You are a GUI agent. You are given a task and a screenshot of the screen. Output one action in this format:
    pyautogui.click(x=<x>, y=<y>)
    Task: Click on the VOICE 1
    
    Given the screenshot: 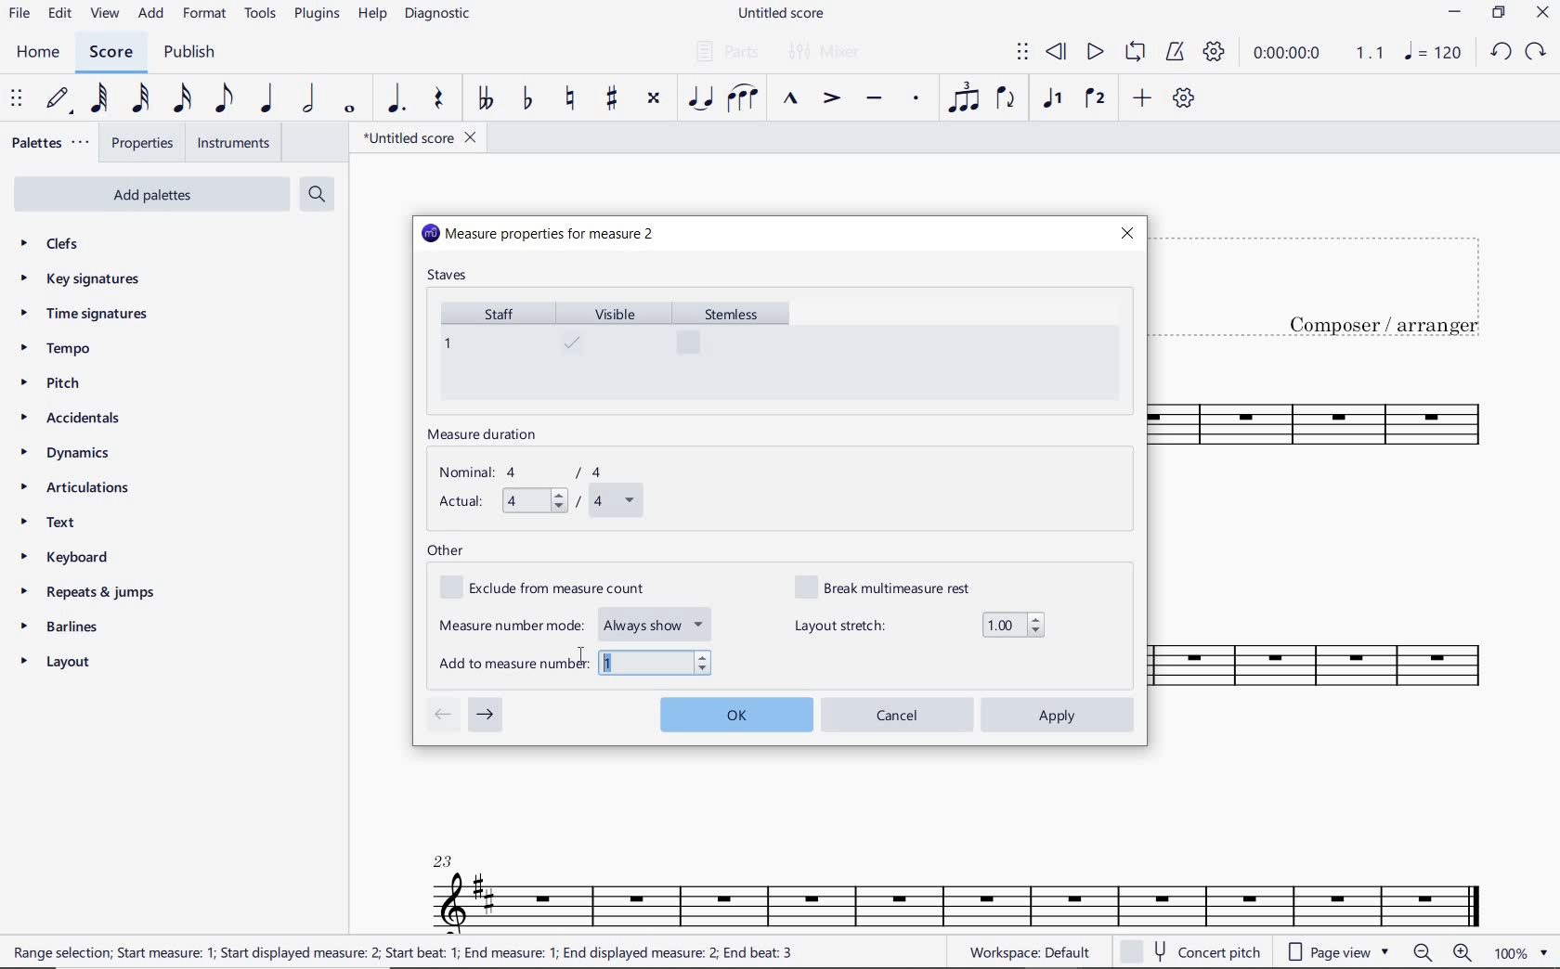 What is the action you would take?
    pyautogui.click(x=1051, y=99)
    